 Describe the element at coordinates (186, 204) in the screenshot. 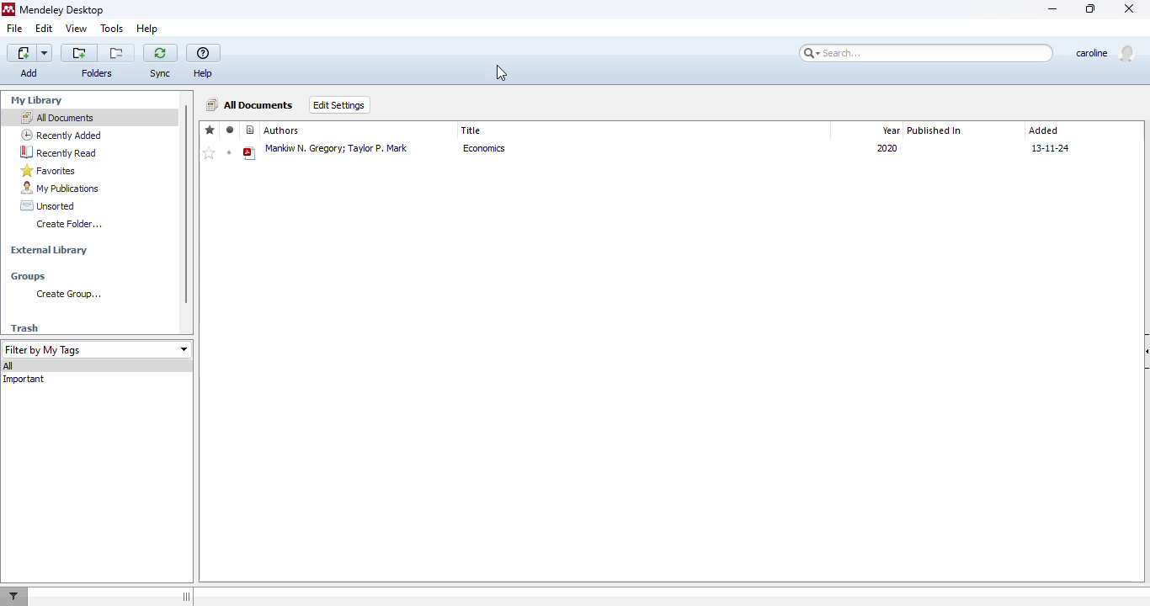

I see `vertical scroll bar` at that location.